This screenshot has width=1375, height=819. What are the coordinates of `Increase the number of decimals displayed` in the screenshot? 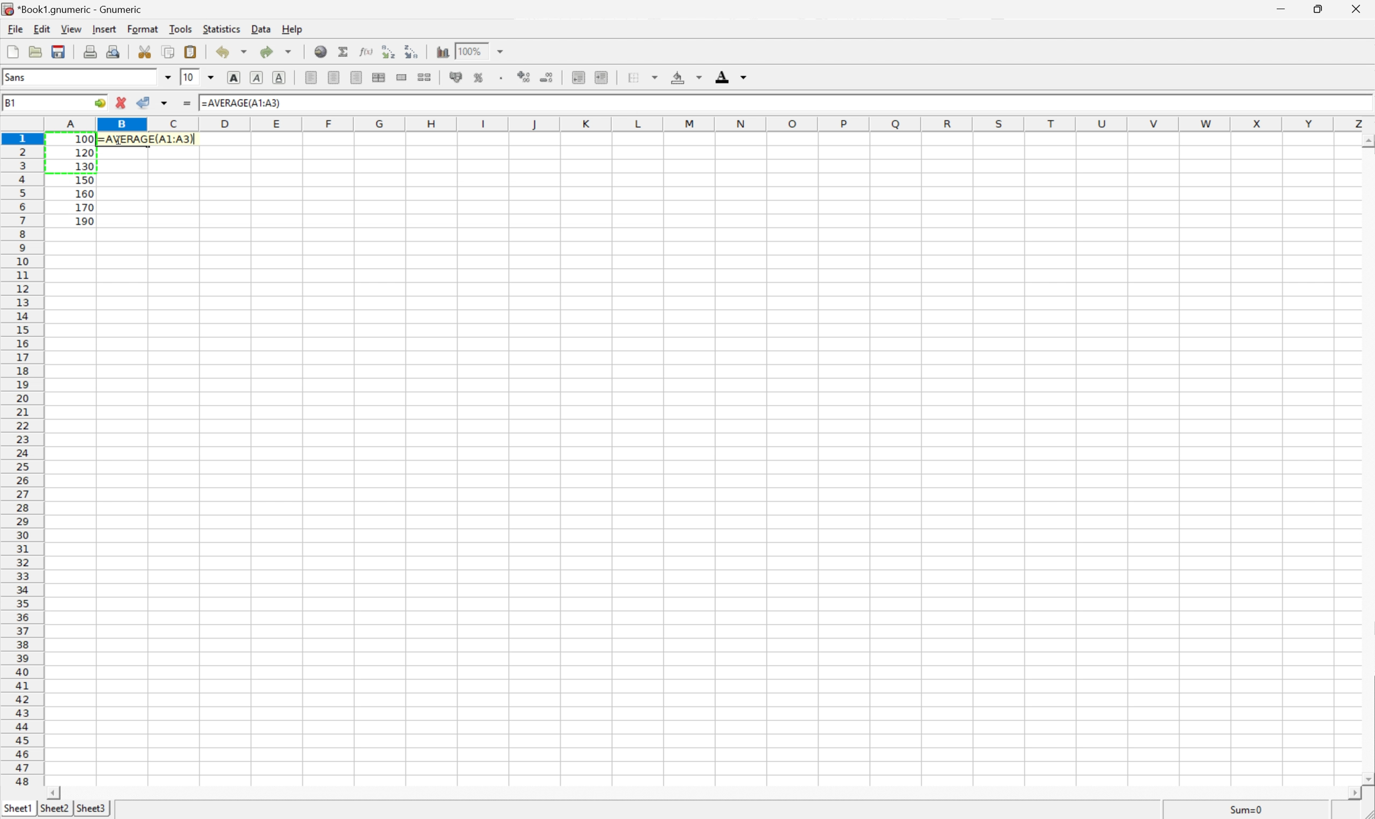 It's located at (525, 77).